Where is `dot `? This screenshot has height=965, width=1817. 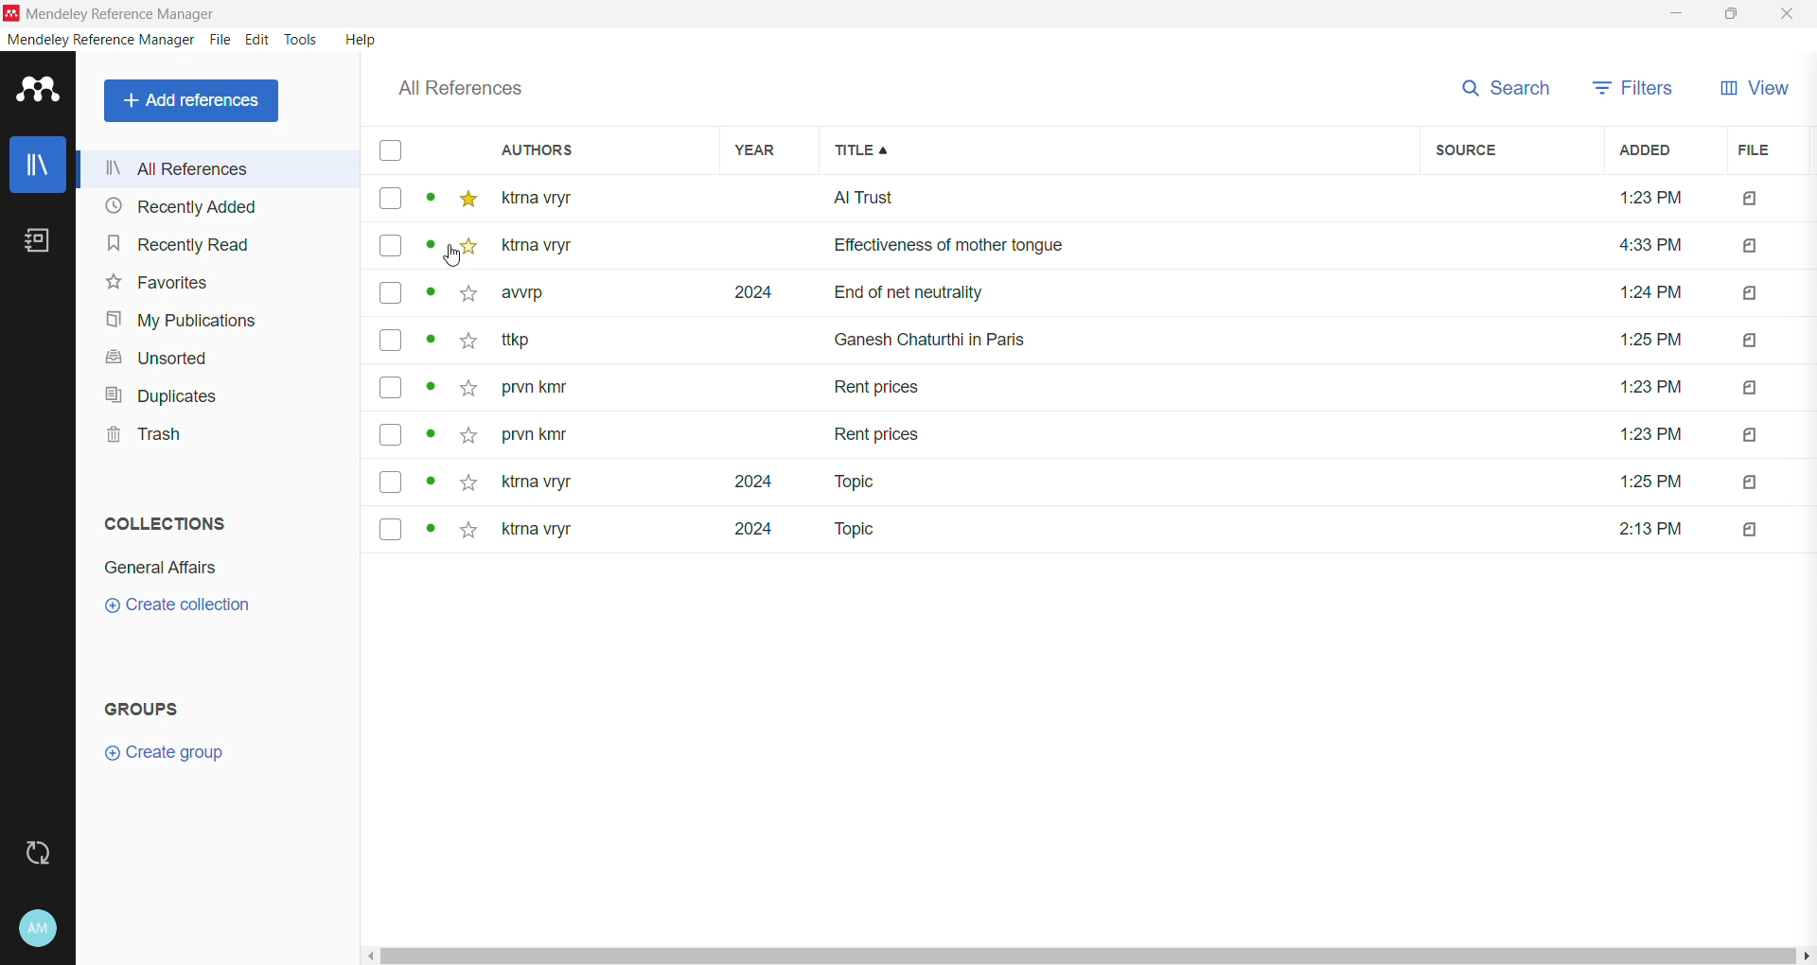
dot  is located at coordinates (429, 392).